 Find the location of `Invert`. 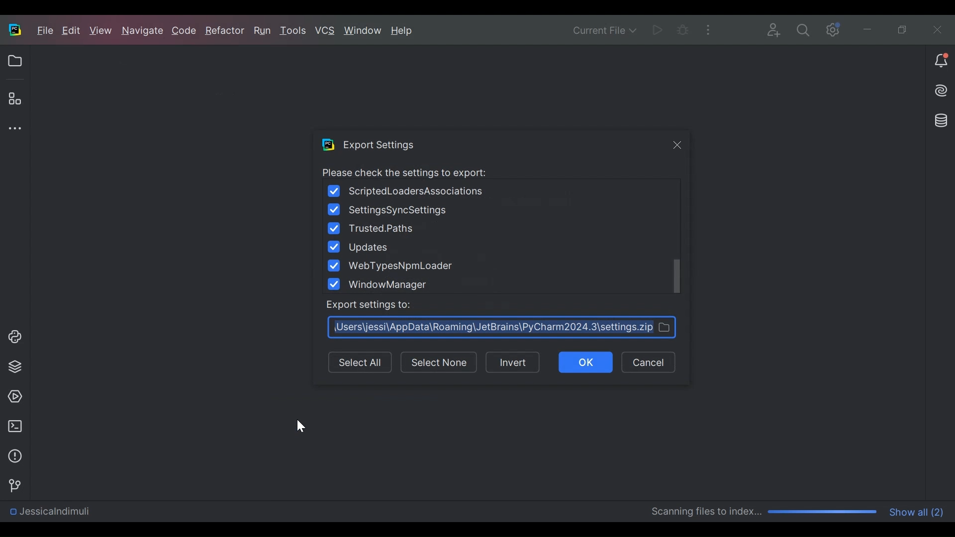

Invert is located at coordinates (516, 363).